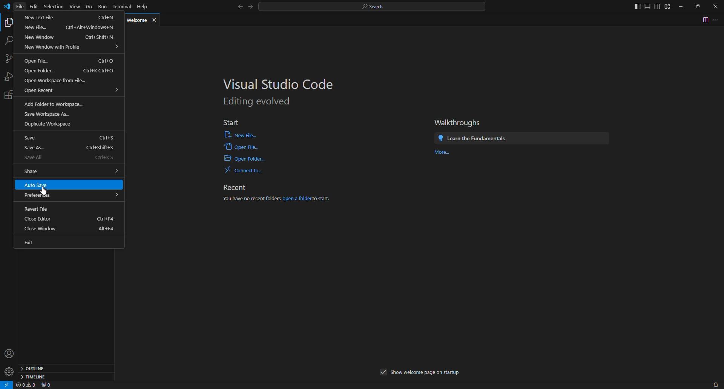  What do you see at coordinates (44, 191) in the screenshot?
I see `cursor` at bounding box center [44, 191].